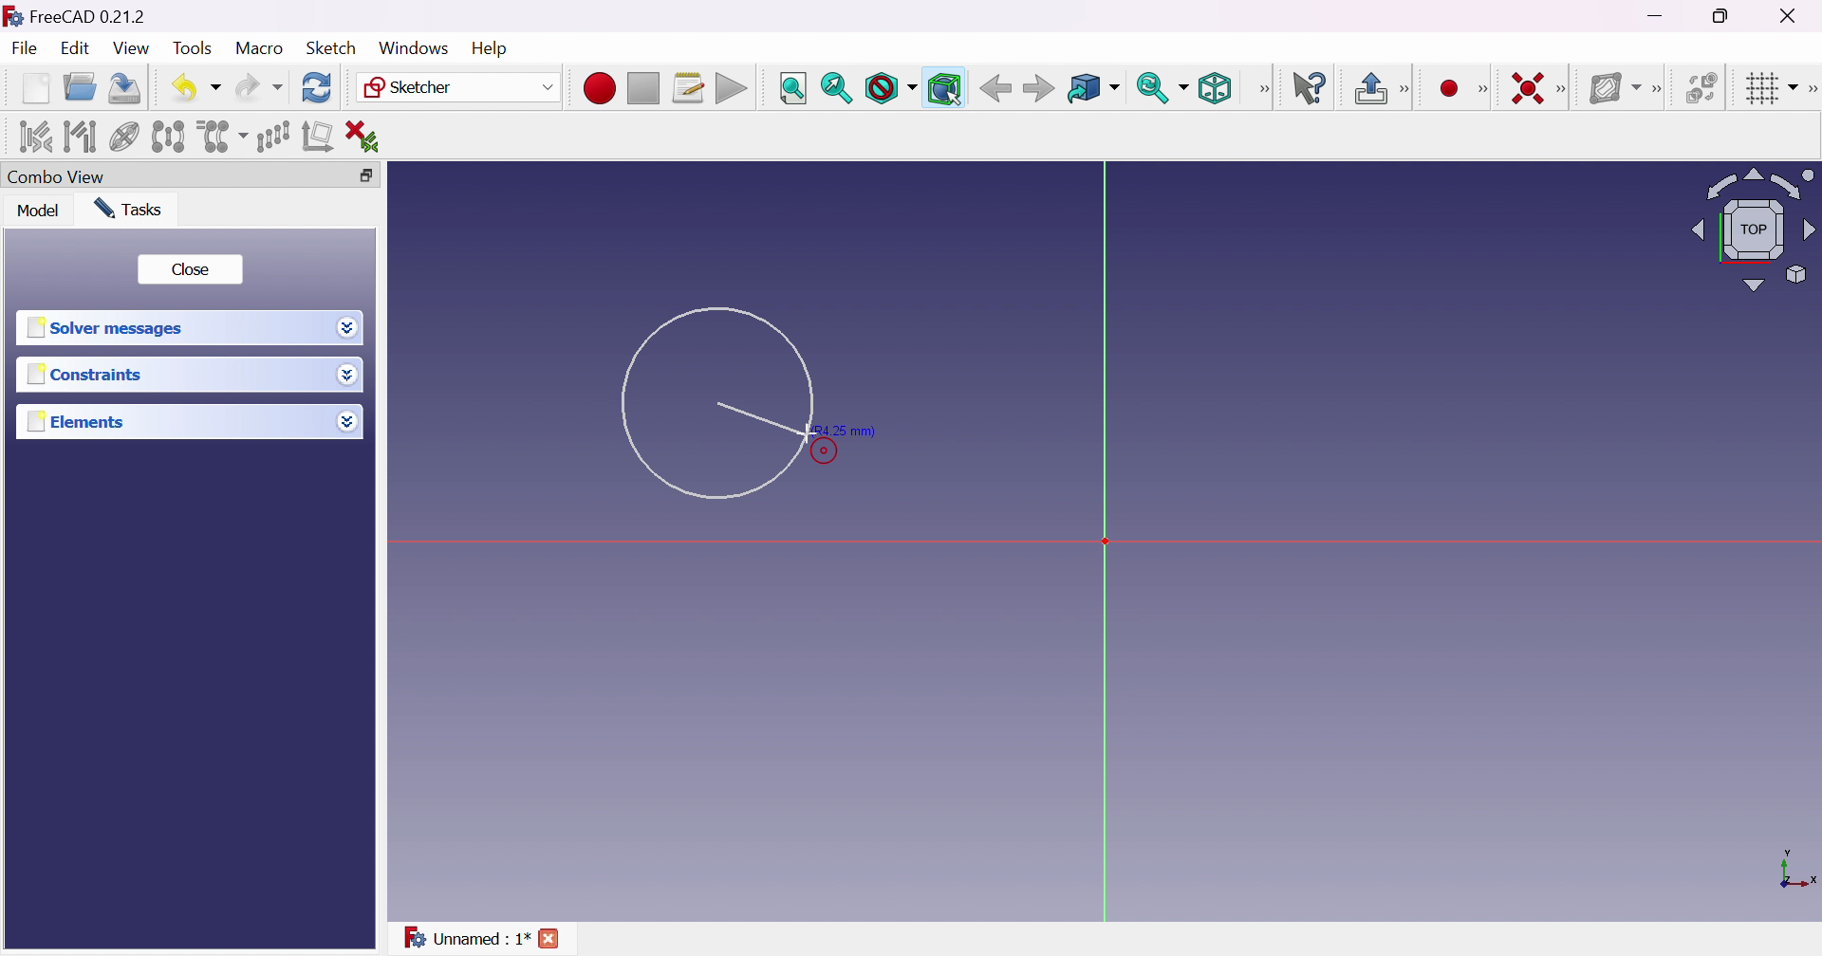  What do you see at coordinates (892, 89) in the screenshot?
I see `Draw style` at bounding box center [892, 89].